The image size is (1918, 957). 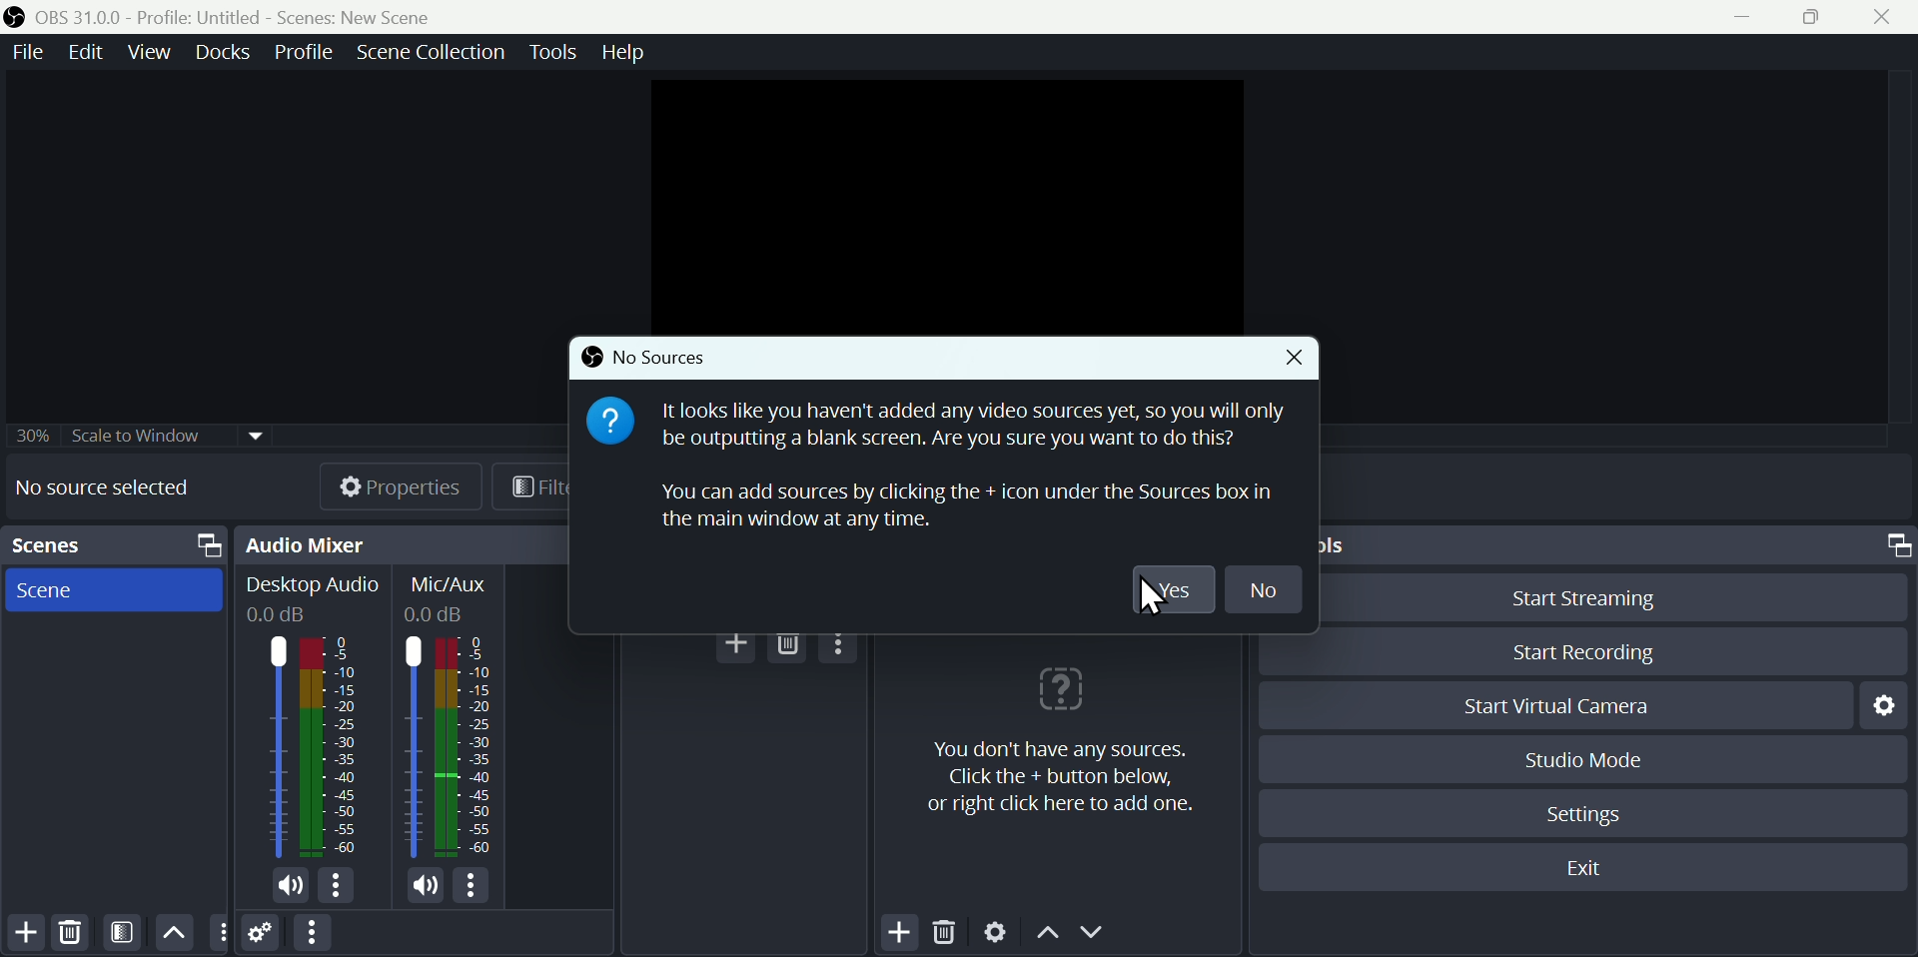 I want to click on Properties, so click(x=400, y=483).